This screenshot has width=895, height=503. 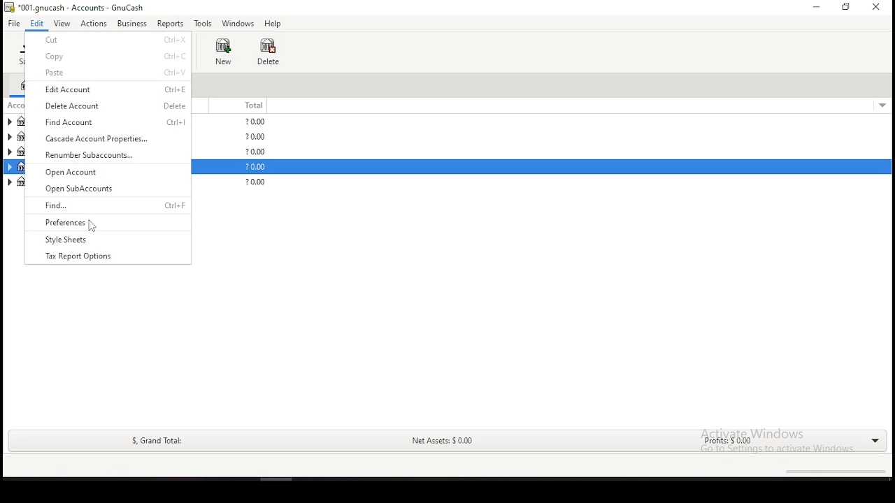 I want to click on reports, so click(x=170, y=24).